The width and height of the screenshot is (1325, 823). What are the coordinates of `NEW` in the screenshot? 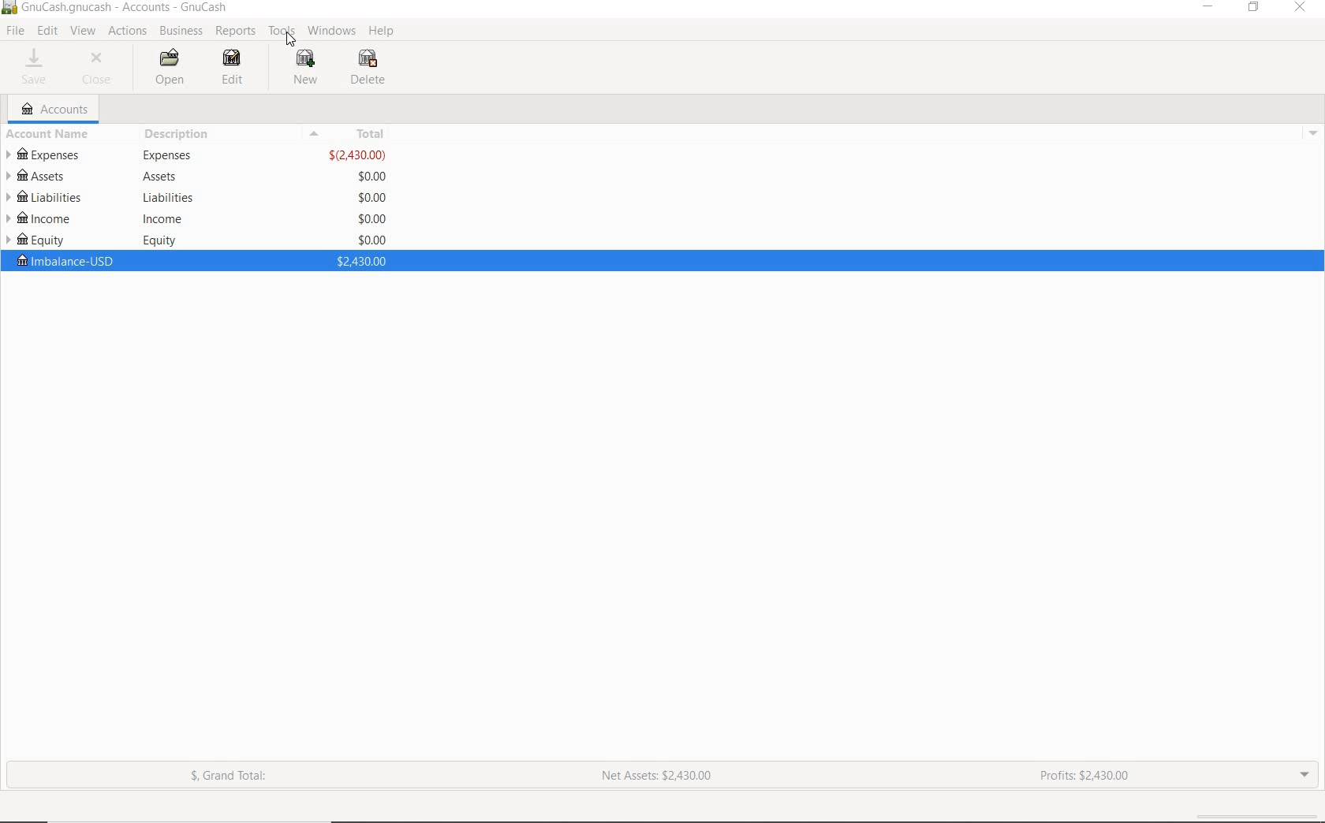 It's located at (306, 66).